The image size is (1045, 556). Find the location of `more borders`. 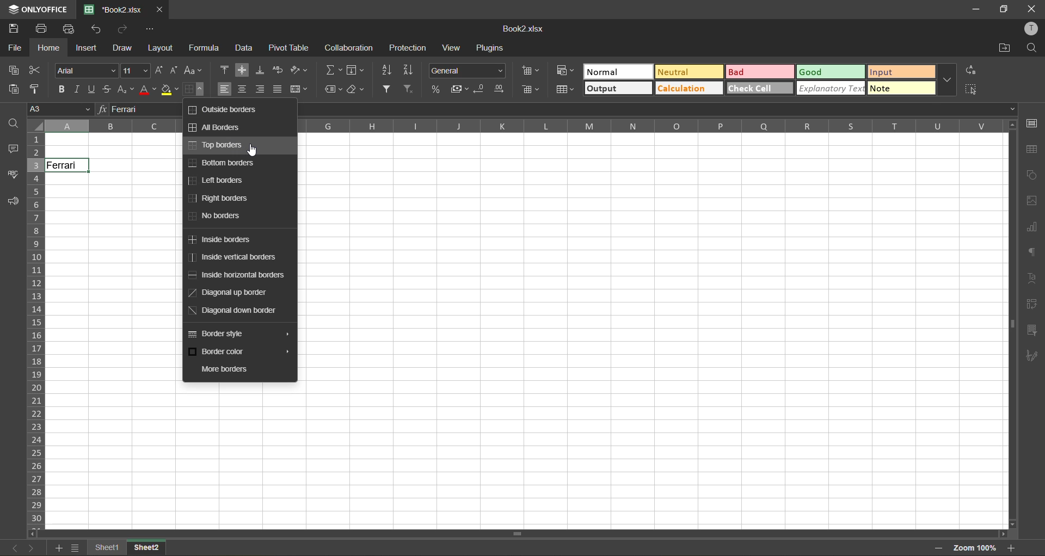

more borders is located at coordinates (225, 368).